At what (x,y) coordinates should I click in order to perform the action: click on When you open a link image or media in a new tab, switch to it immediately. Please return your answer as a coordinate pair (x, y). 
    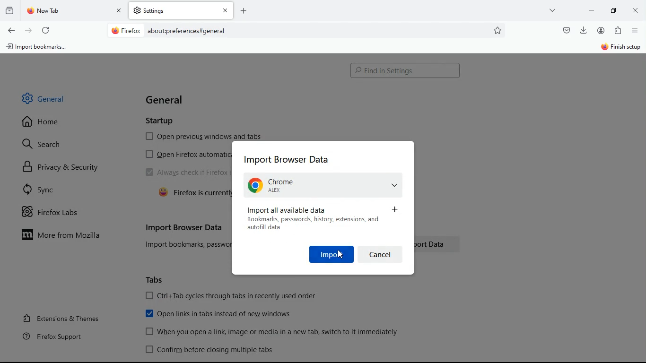
    Looking at the image, I should click on (274, 332).